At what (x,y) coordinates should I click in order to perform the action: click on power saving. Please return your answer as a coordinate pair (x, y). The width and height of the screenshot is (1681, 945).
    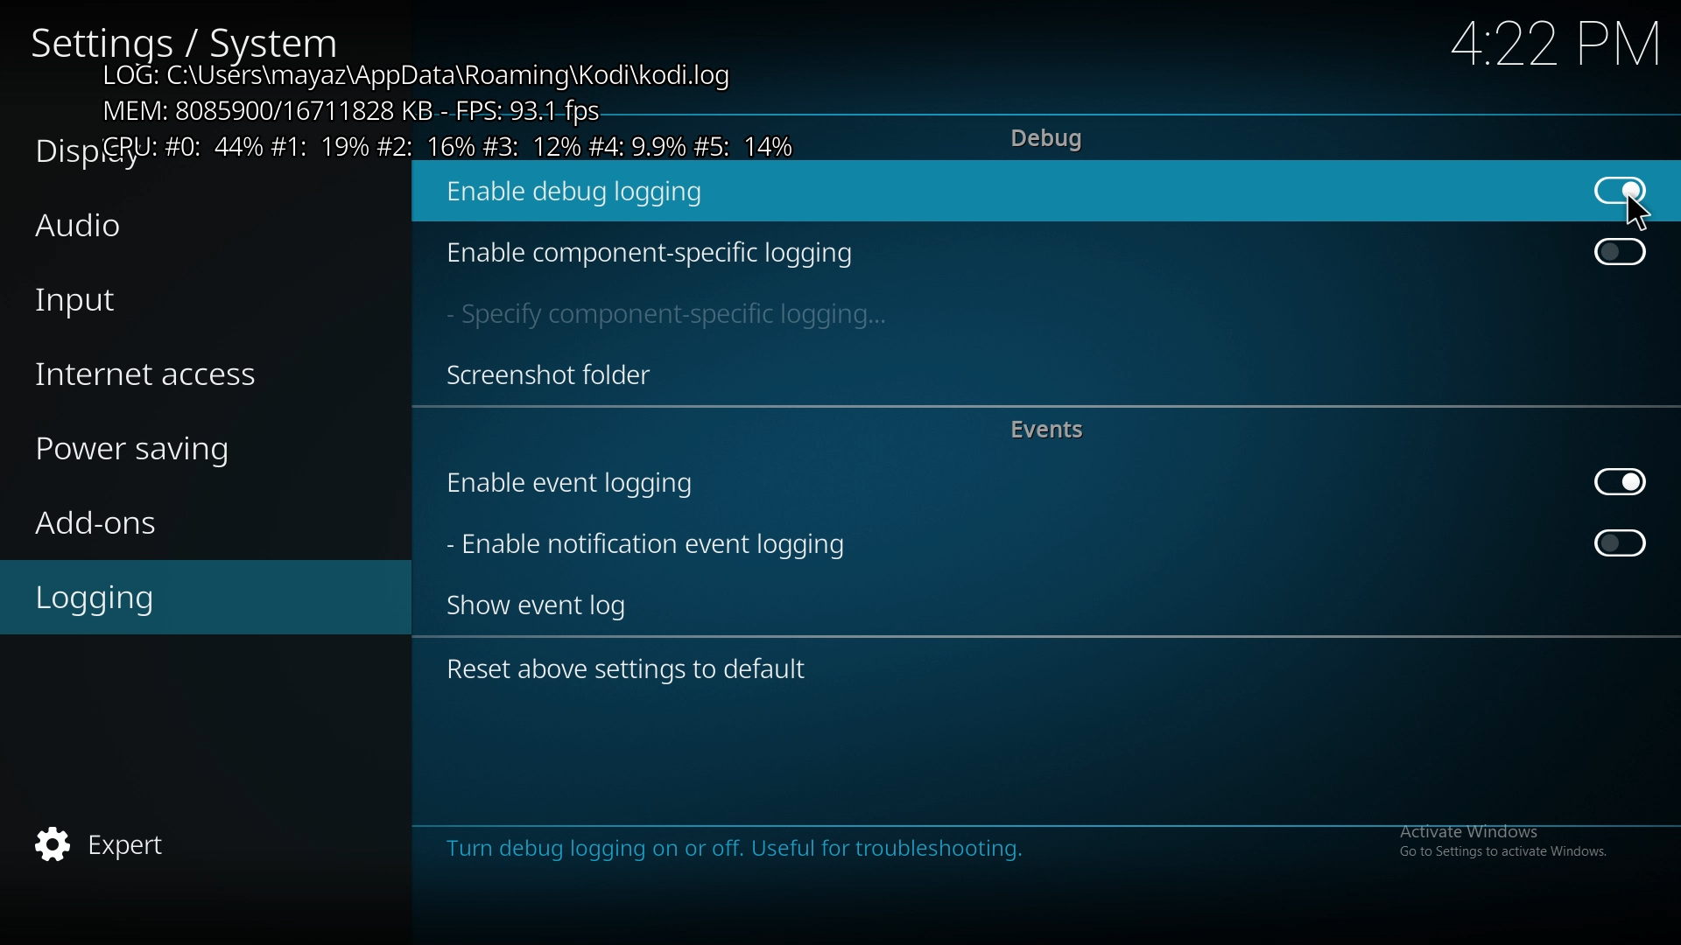
    Looking at the image, I should click on (196, 451).